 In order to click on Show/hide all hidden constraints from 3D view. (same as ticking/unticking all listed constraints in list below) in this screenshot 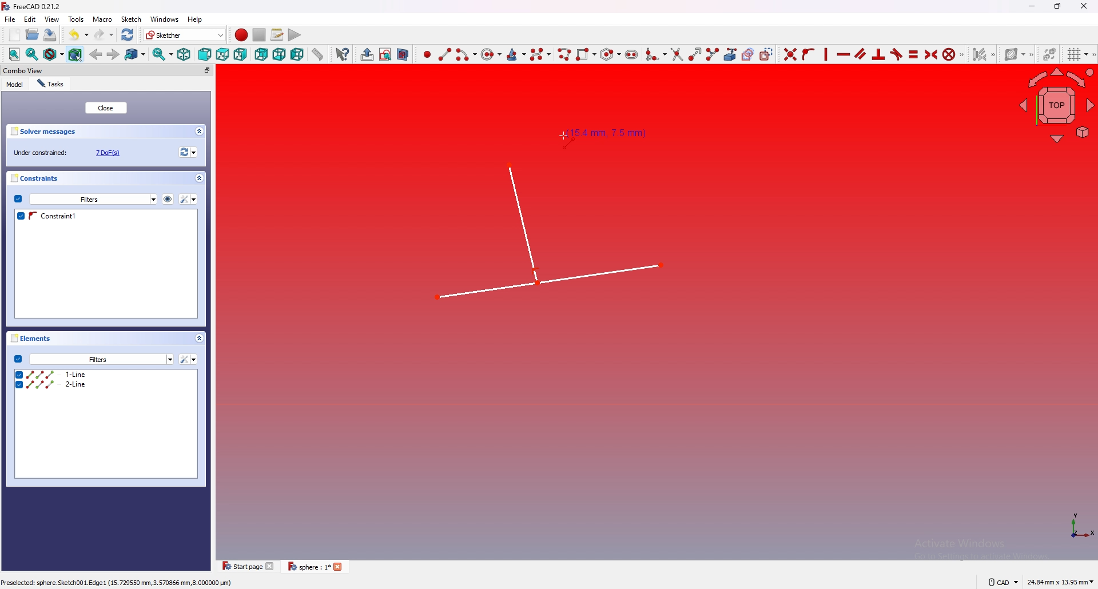, I will do `click(168, 198)`.